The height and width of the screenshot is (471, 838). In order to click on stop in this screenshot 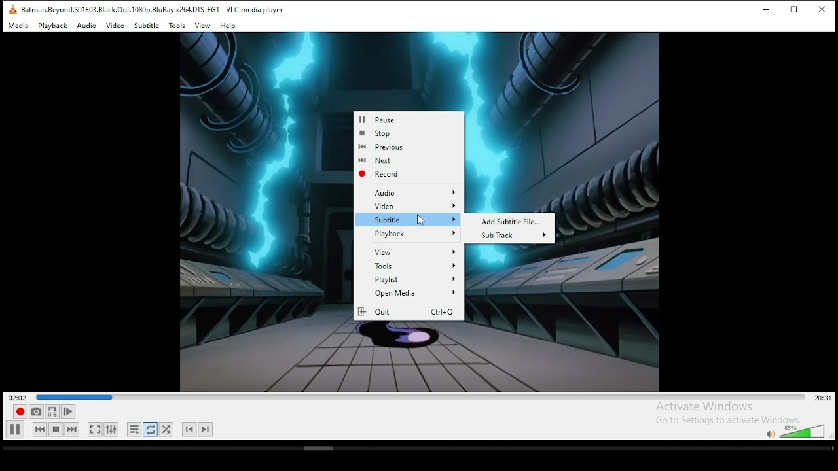, I will do `click(404, 133)`.